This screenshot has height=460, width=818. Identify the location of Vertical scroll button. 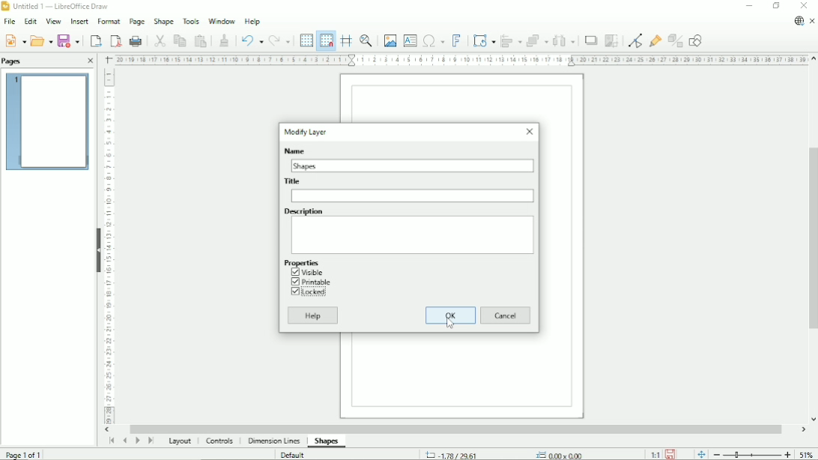
(813, 59).